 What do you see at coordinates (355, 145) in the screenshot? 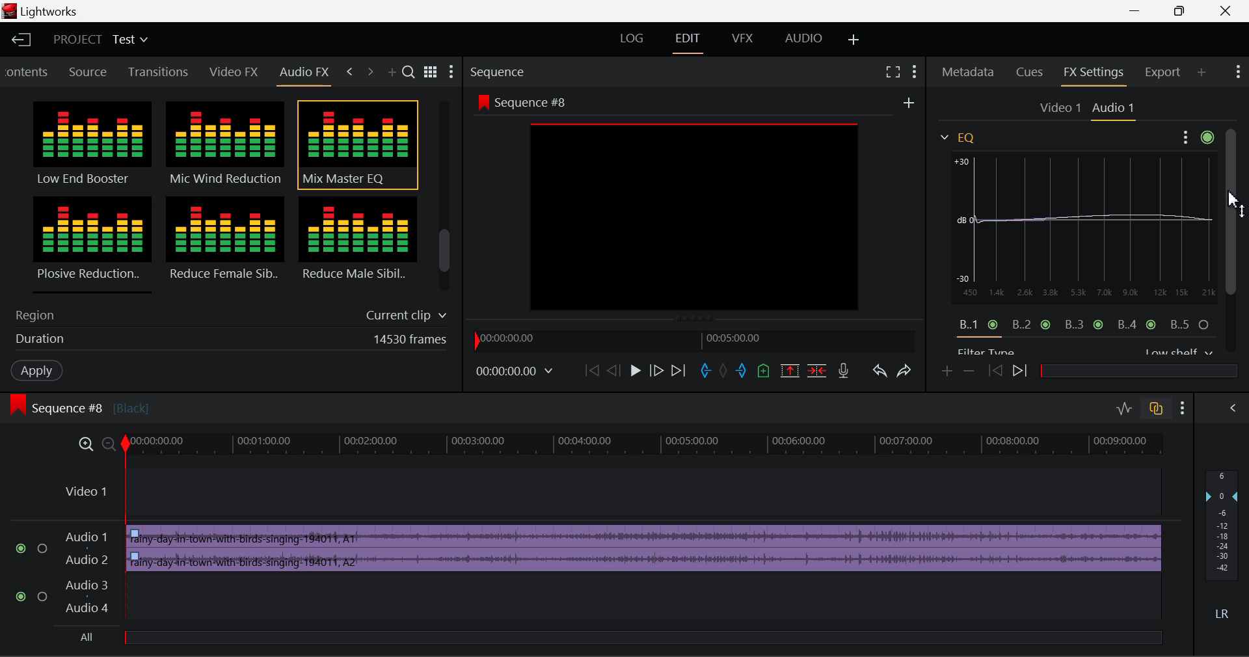
I see `Mix Master EQ` at bounding box center [355, 145].